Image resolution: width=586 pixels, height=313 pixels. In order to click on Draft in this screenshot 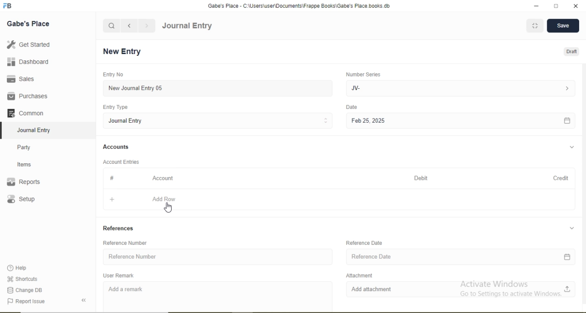, I will do `click(572, 52)`.